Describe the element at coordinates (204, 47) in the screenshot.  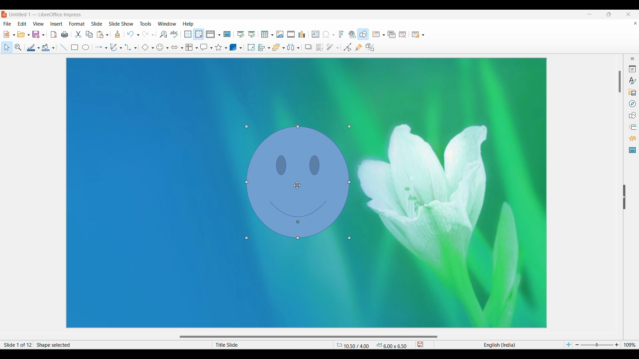
I see `Selected callout shape` at that location.